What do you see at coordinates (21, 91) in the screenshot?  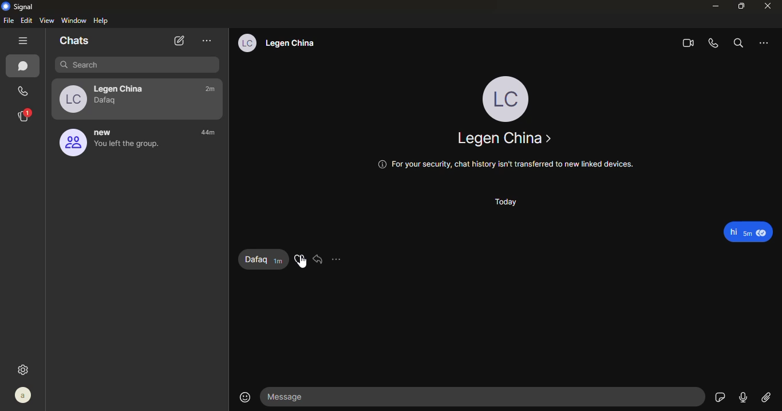 I see `calls` at bounding box center [21, 91].